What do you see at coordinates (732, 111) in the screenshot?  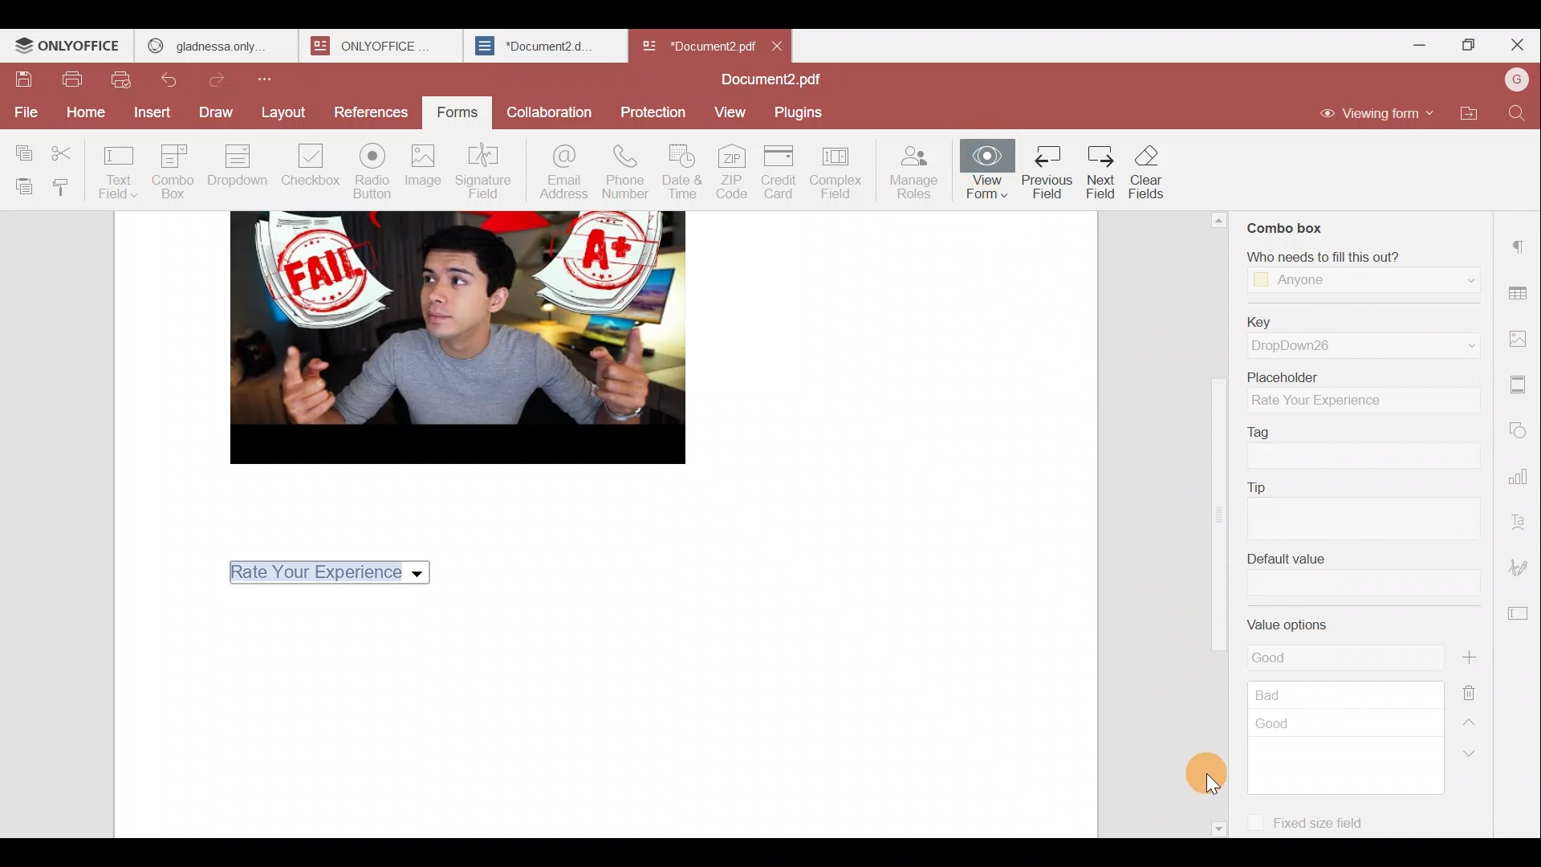 I see `View` at bounding box center [732, 111].